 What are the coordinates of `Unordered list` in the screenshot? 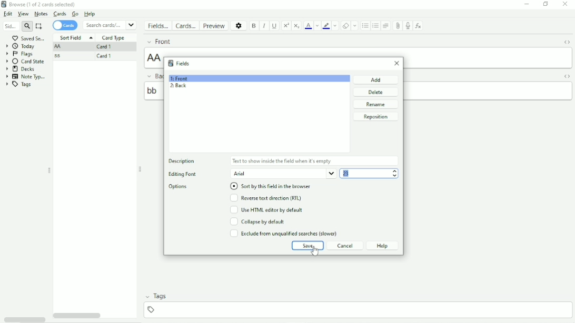 It's located at (365, 26).